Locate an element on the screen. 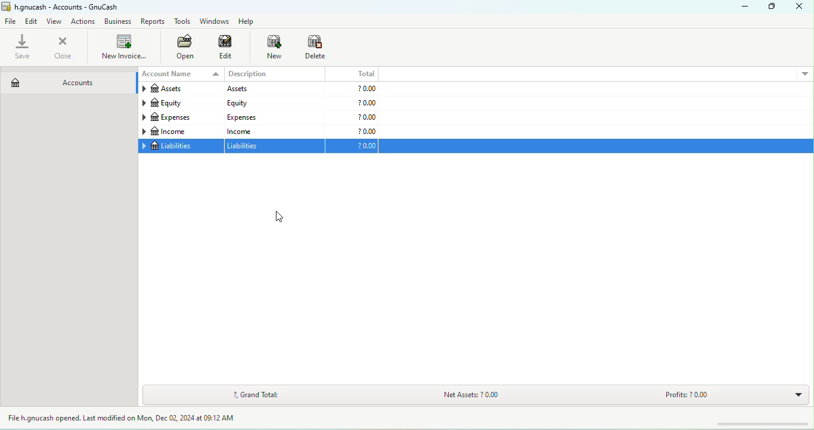 The image size is (814, 430). cursor is located at coordinates (279, 217).